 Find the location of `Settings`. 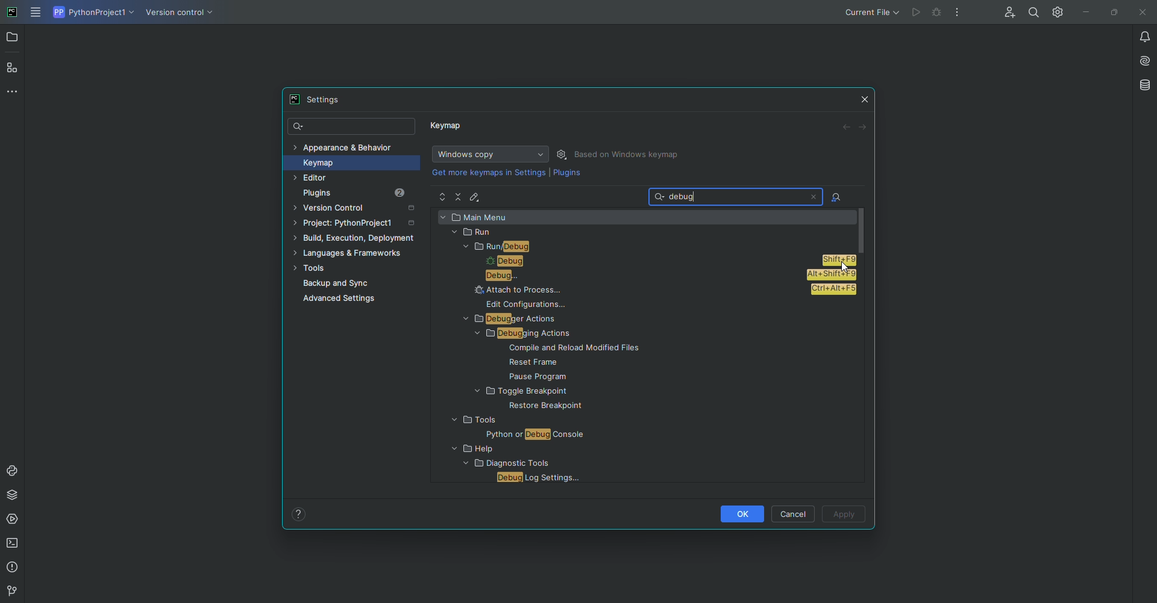

Settings is located at coordinates (320, 99).